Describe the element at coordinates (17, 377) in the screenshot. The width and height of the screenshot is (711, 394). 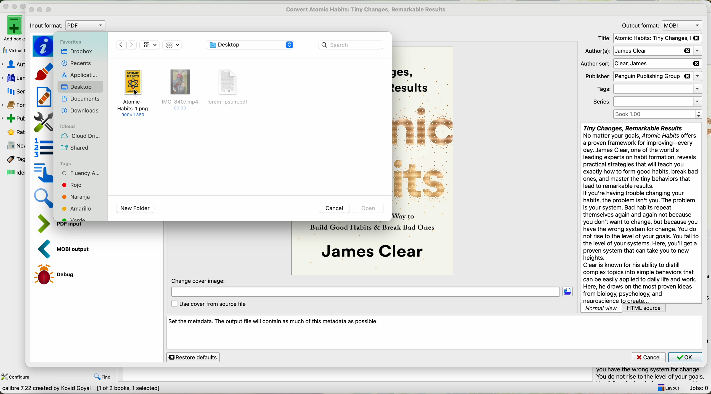
I see `configure` at that location.